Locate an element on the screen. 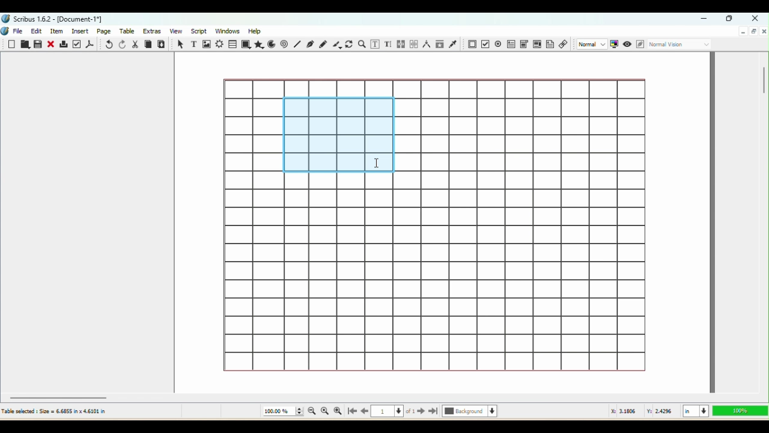 The image size is (769, 433). Image frame is located at coordinates (206, 44).